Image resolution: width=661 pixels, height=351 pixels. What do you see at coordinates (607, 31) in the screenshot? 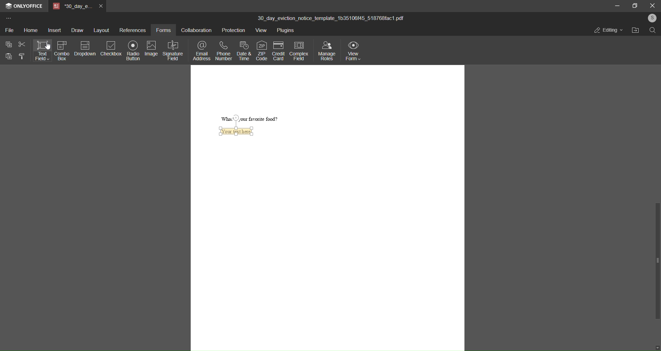
I see `editing` at bounding box center [607, 31].